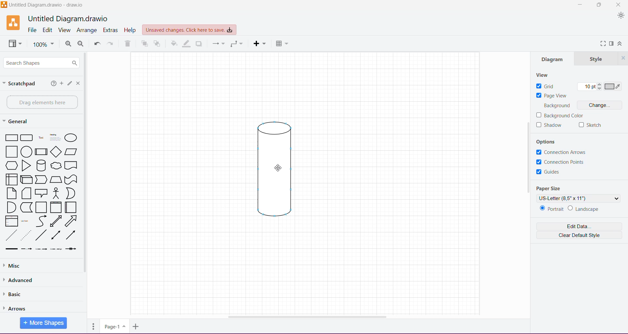 The width and height of the screenshot is (628, 334). I want to click on Close, so click(620, 5).